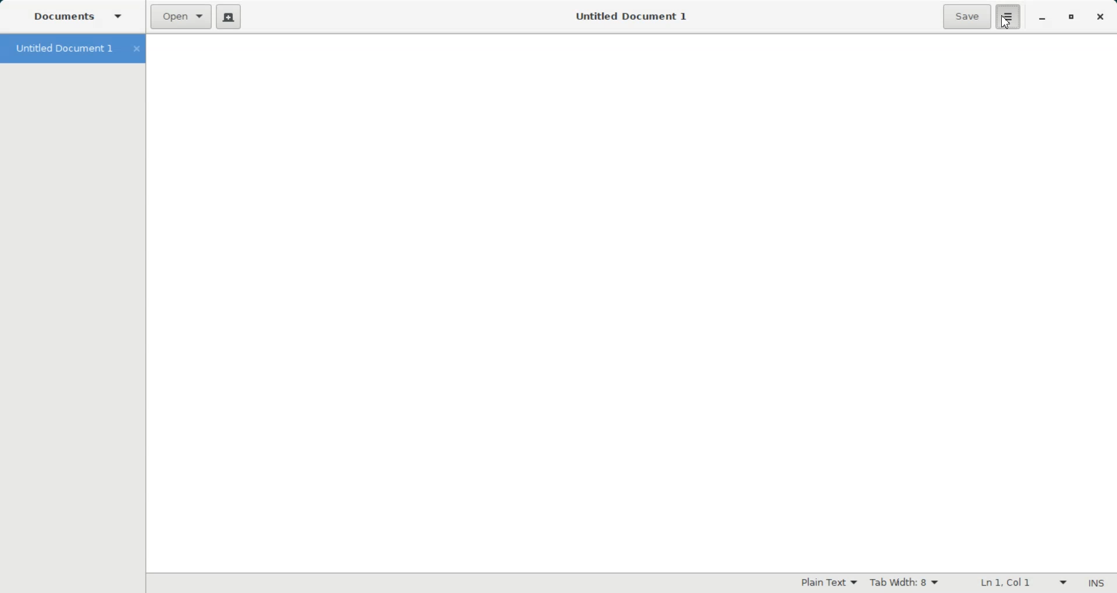 The image size is (1117, 593). What do you see at coordinates (1072, 17) in the screenshot?
I see `Maximize` at bounding box center [1072, 17].